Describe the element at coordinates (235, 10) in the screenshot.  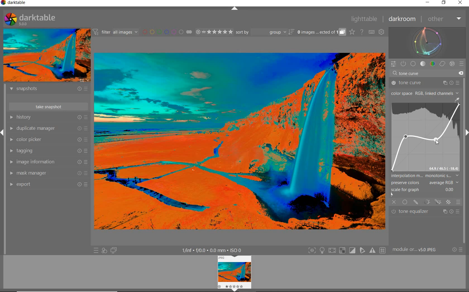
I see `EXPAND/COLLAPSE` at that location.